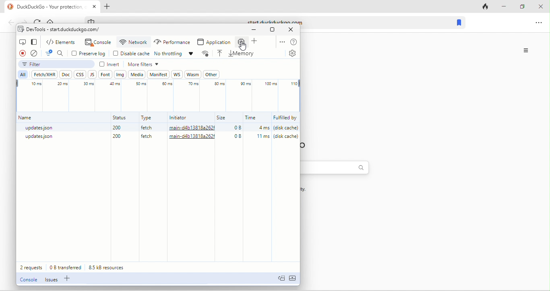 The height and width of the screenshot is (291, 550). I want to click on 110, so click(290, 82).